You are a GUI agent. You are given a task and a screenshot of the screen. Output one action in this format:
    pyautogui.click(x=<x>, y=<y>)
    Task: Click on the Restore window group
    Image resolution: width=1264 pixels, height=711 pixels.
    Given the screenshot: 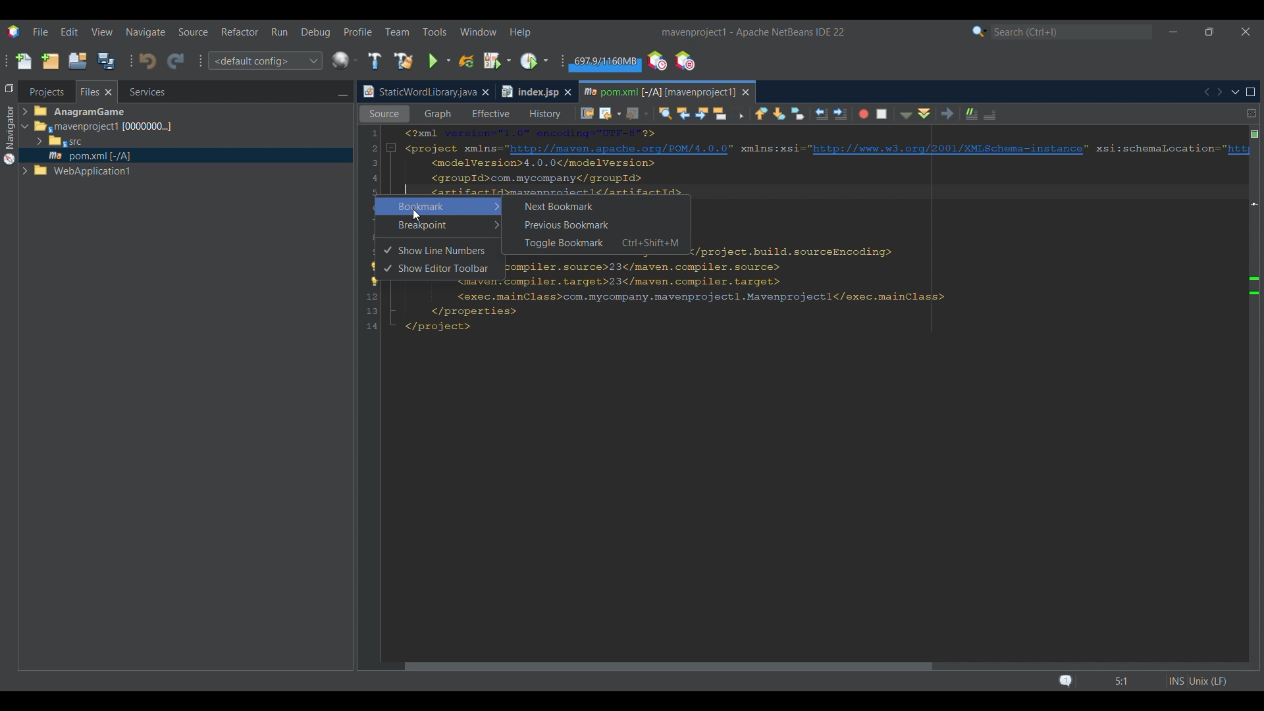 What is the action you would take?
    pyautogui.click(x=9, y=88)
    